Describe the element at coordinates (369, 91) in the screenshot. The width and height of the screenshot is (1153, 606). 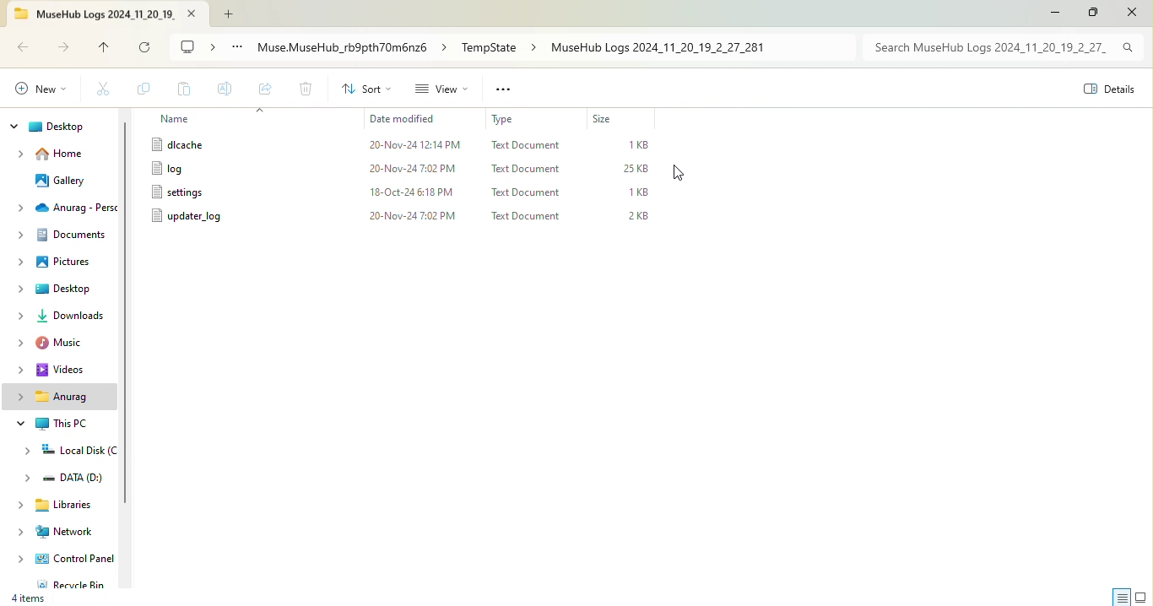
I see `Sort` at that location.